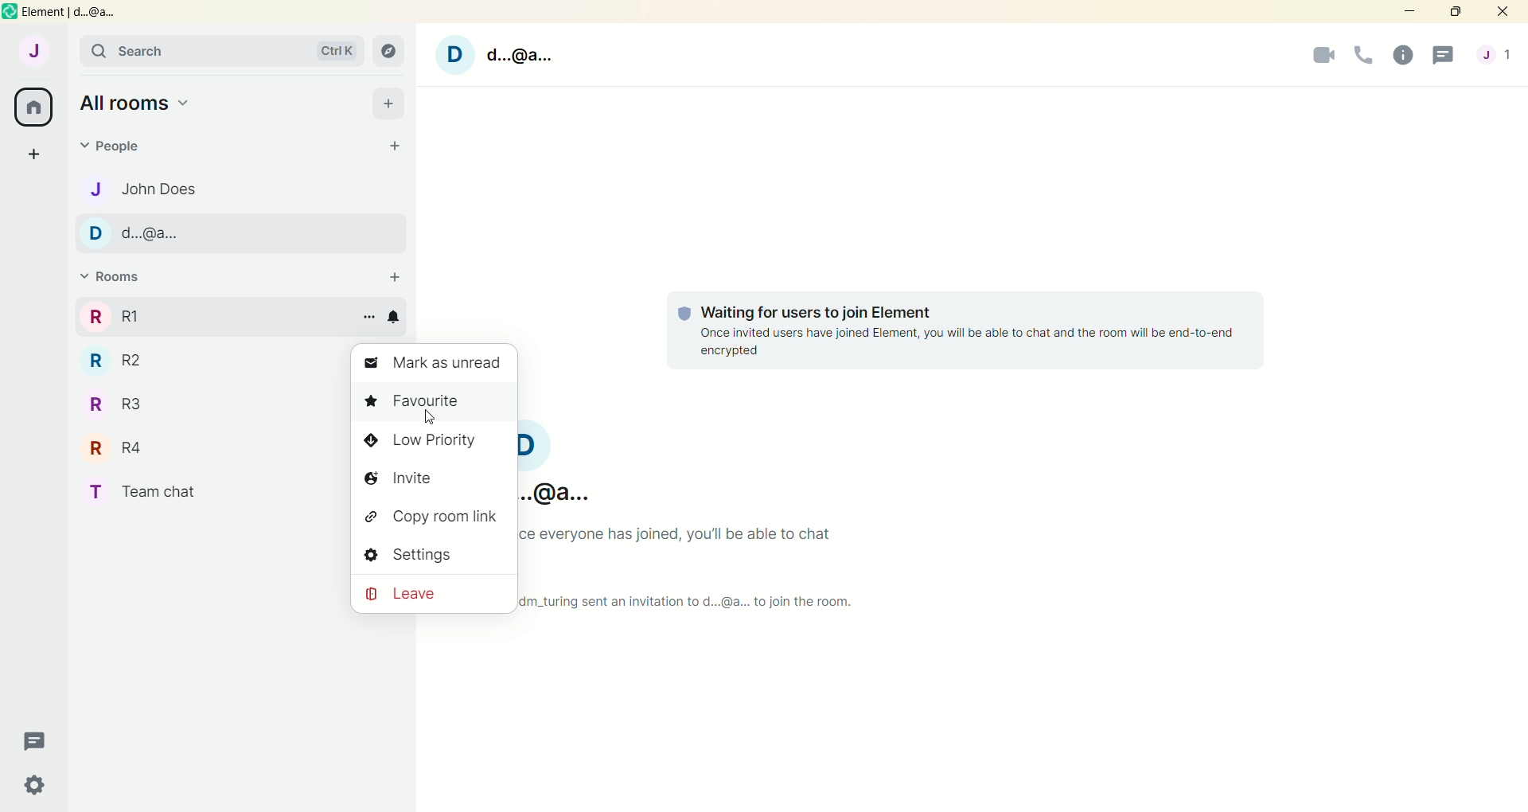  Describe the element at coordinates (135, 448) in the screenshot. I see `R R4` at that location.